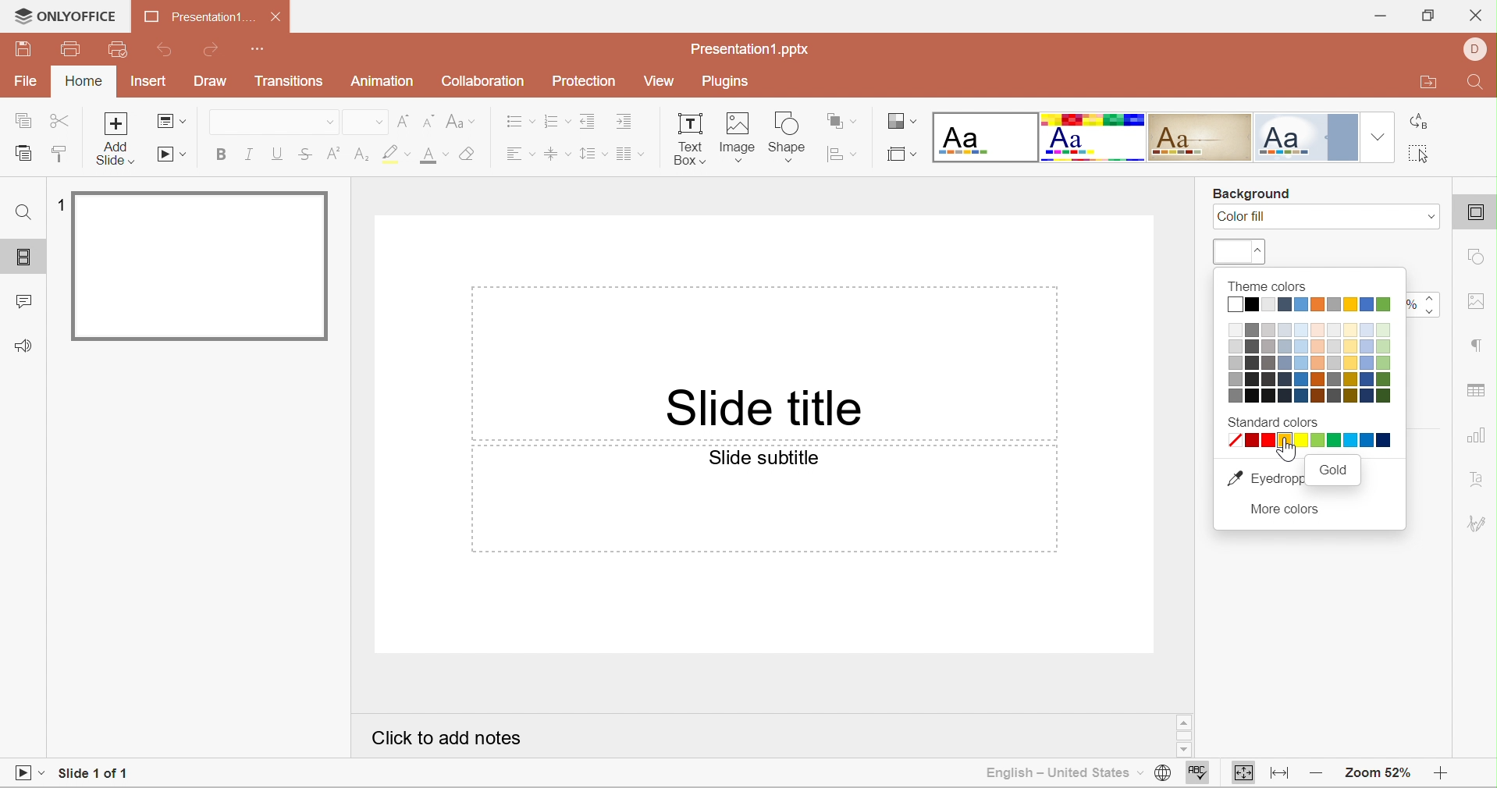 Image resolution: width=1497 pixels, height=788 pixels. What do you see at coordinates (1374, 773) in the screenshot?
I see `Zoom 52%` at bounding box center [1374, 773].